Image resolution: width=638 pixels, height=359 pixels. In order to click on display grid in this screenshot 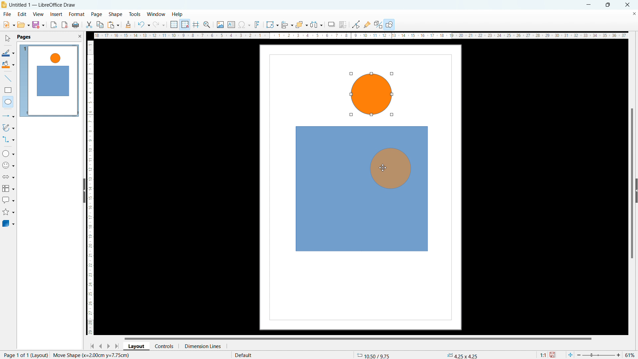, I will do `click(173, 25)`.